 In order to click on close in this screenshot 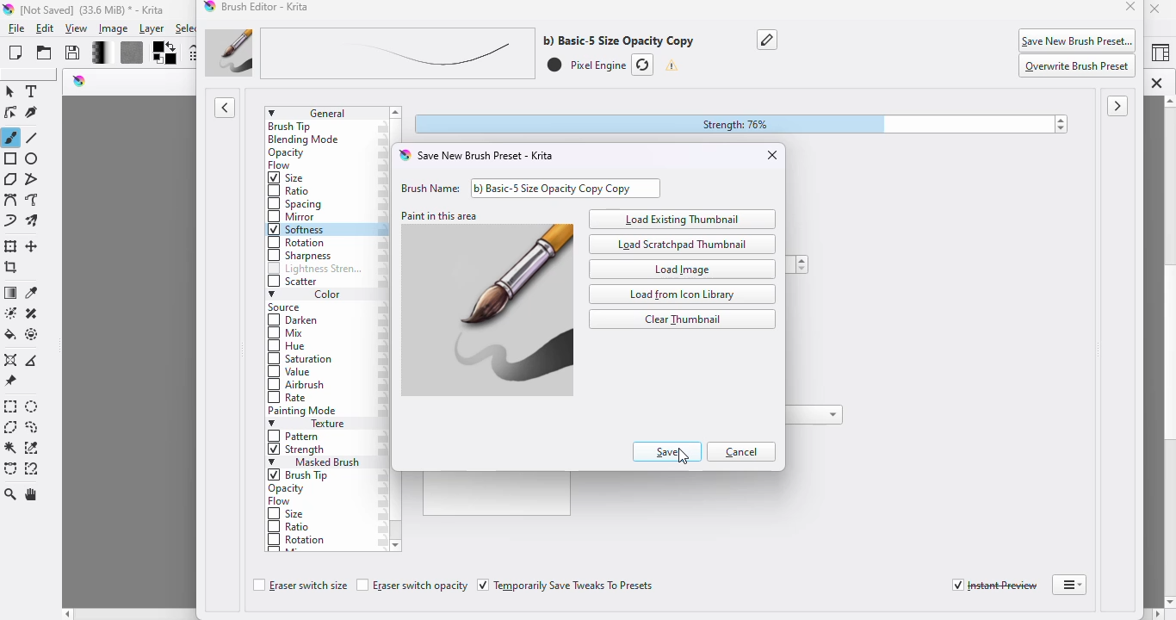, I will do `click(1156, 9)`.